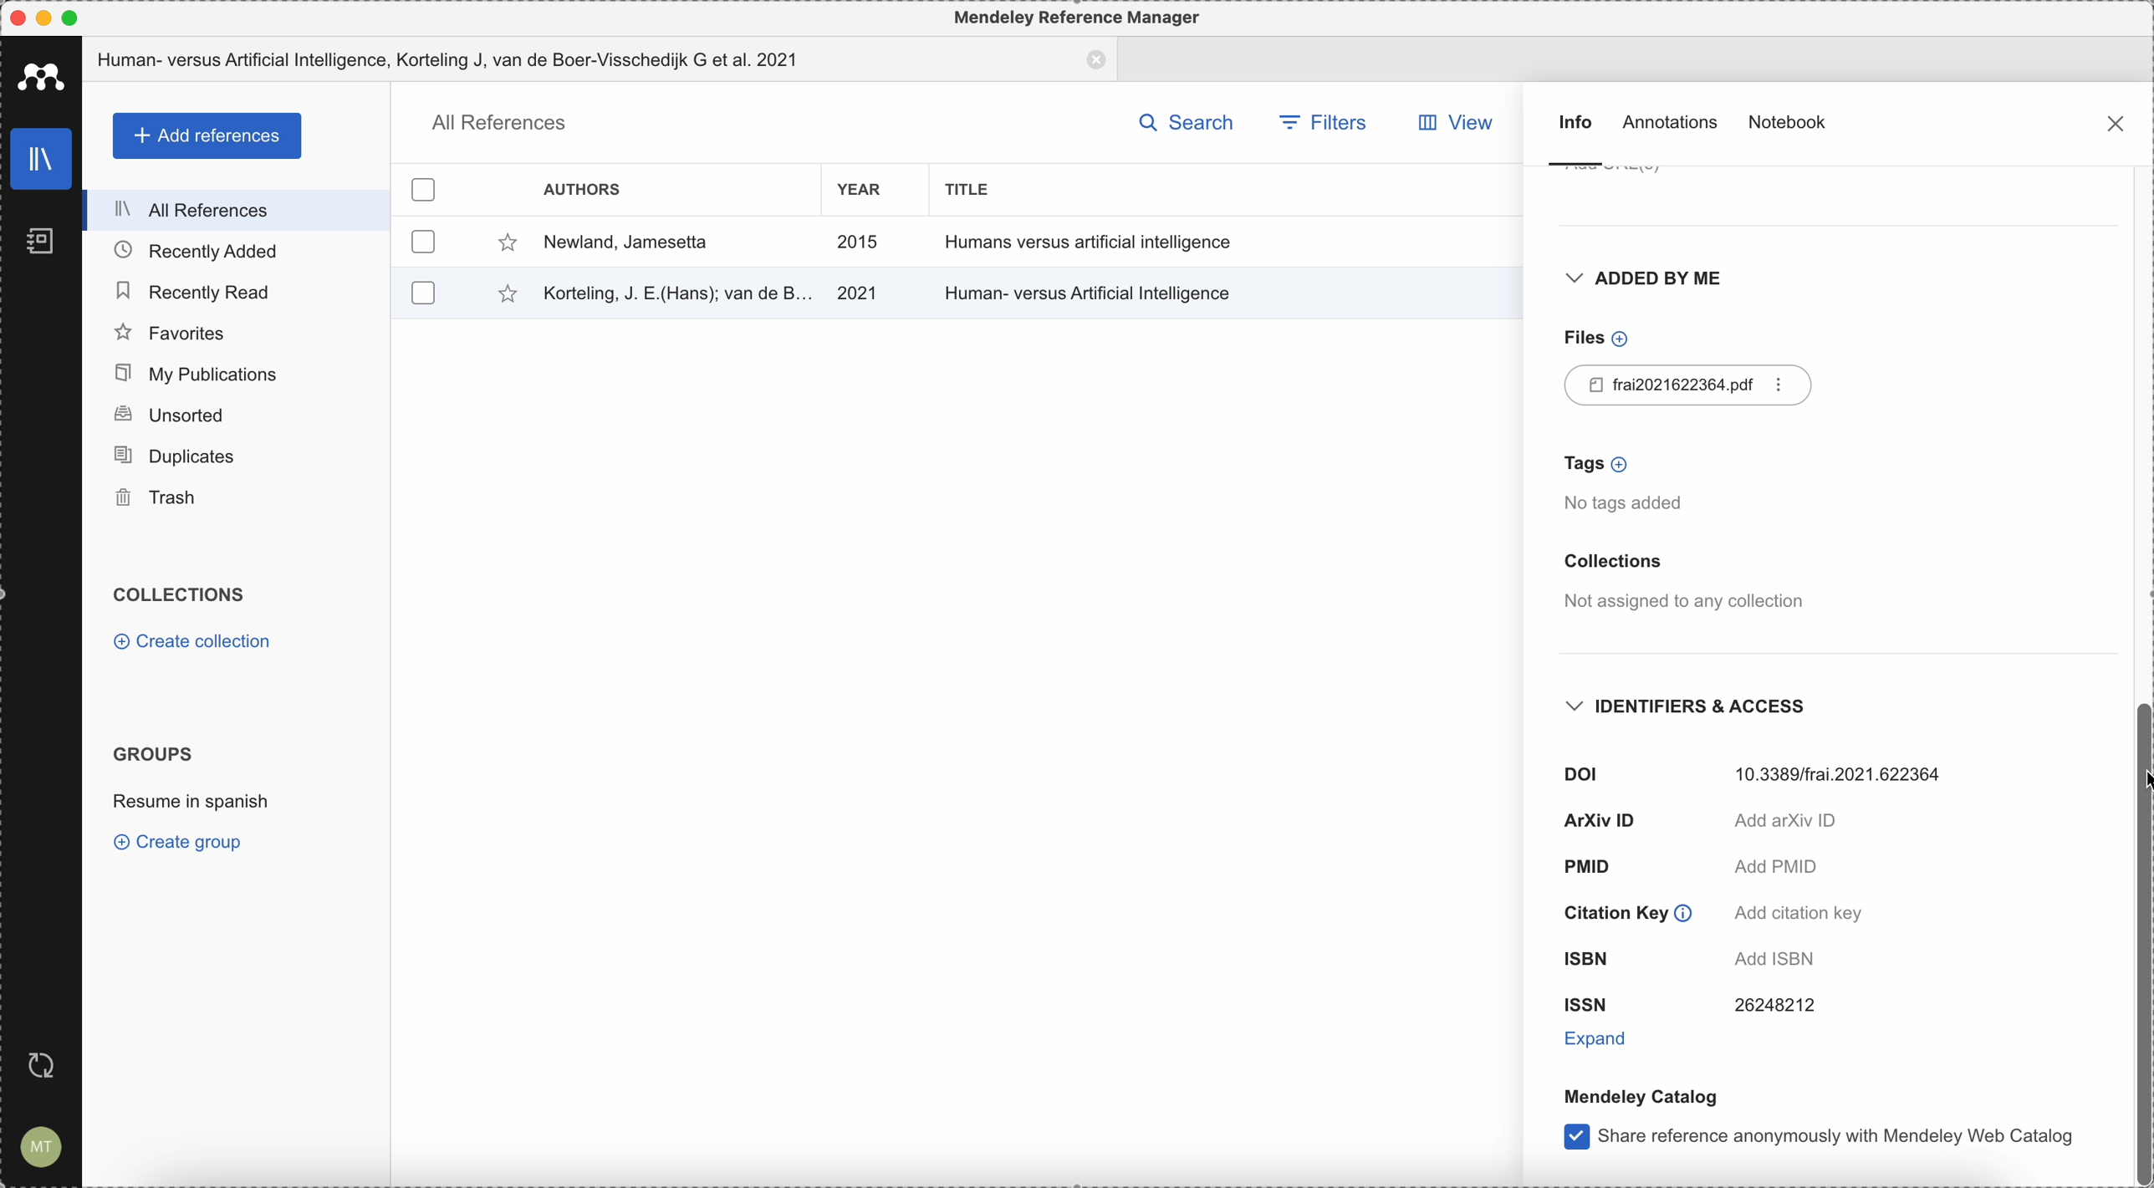 The image size is (2154, 1188). What do you see at coordinates (674, 291) in the screenshot?
I see `Korteling, J.E(Hans); van de B.` at bounding box center [674, 291].